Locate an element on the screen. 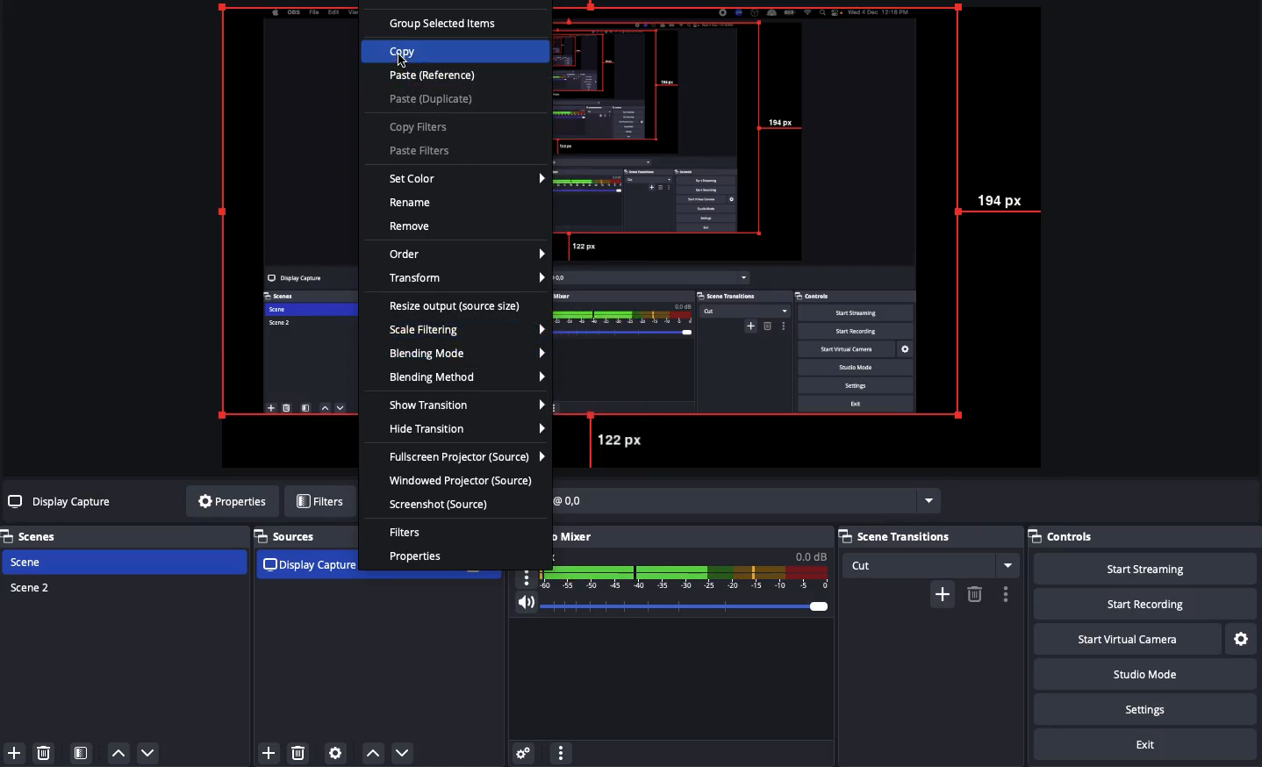 The image size is (1262, 767). Move up is located at coordinates (120, 754).